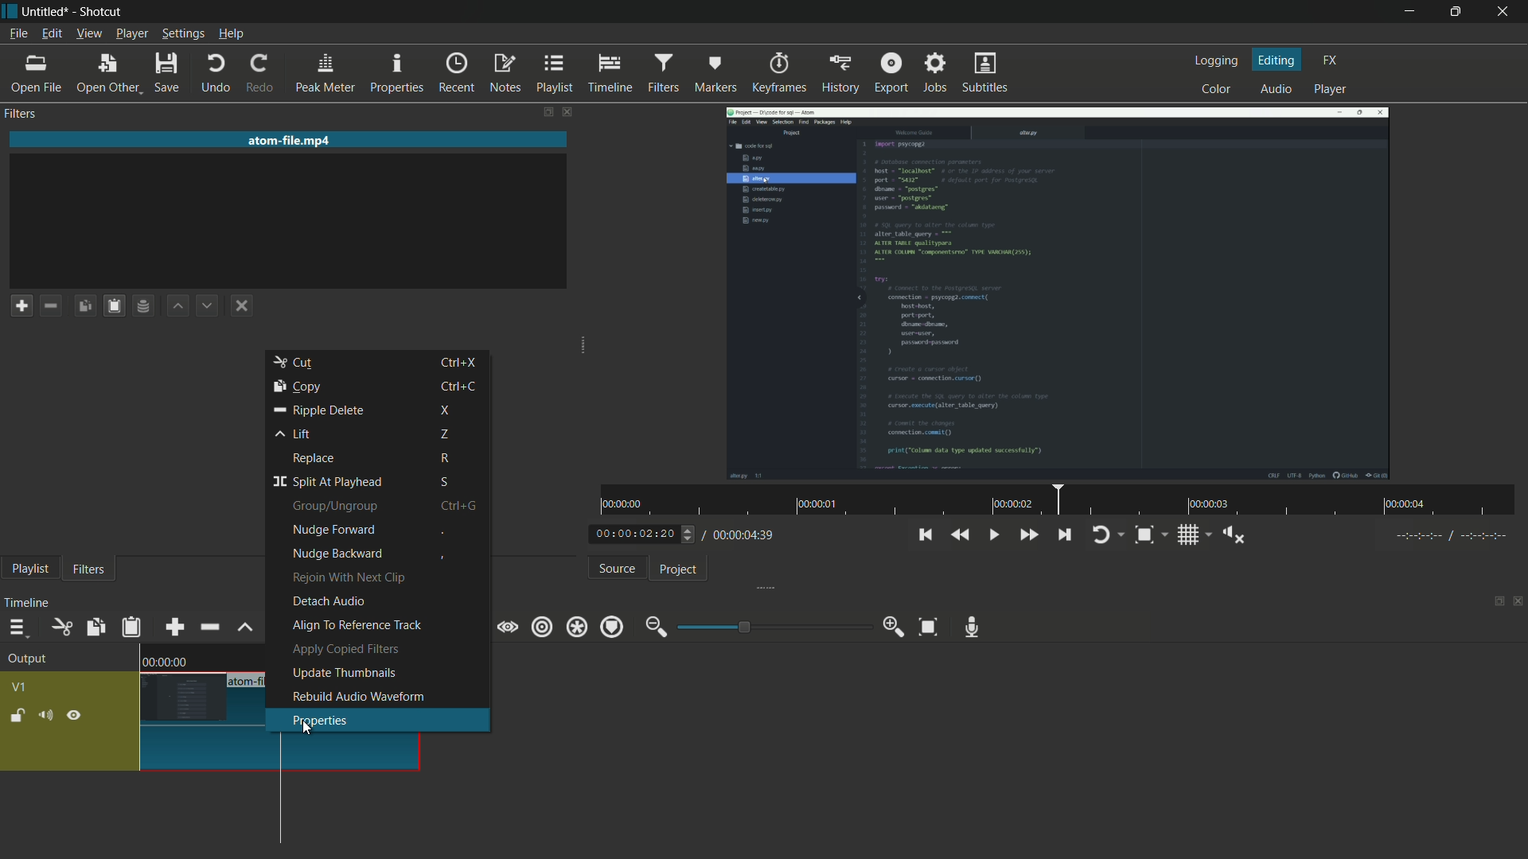  Describe the element at coordinates (337, 554) in the screenshot. I see `nudge background` at that location.